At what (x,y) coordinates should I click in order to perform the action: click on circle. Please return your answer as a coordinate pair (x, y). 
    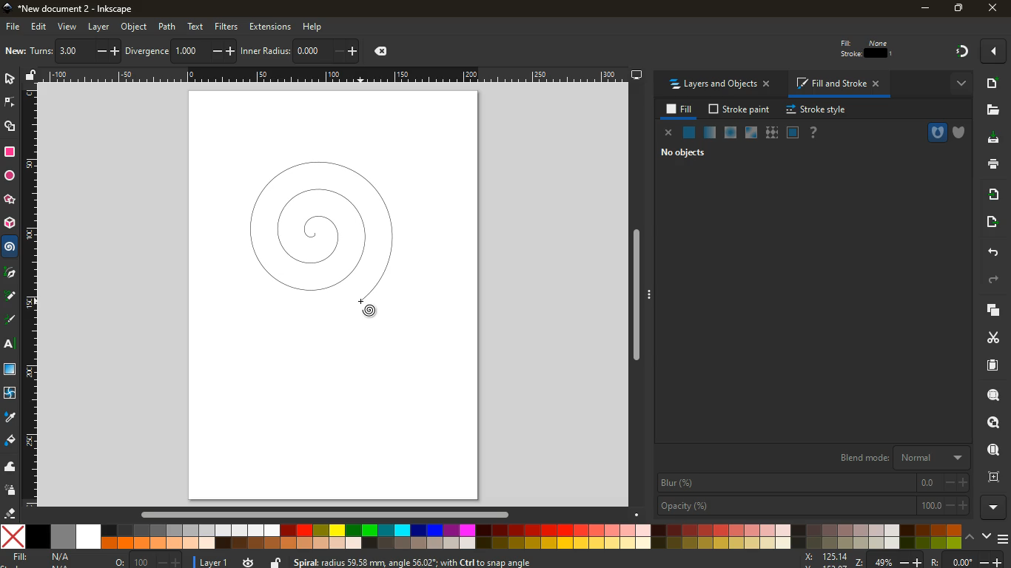
    Looking at the image, I should click on (11, 177).